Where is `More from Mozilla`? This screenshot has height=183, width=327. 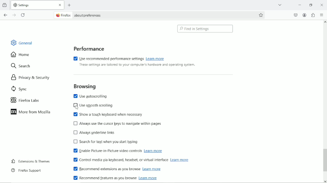 More from Mozilla is located at coordinates (30, 112).